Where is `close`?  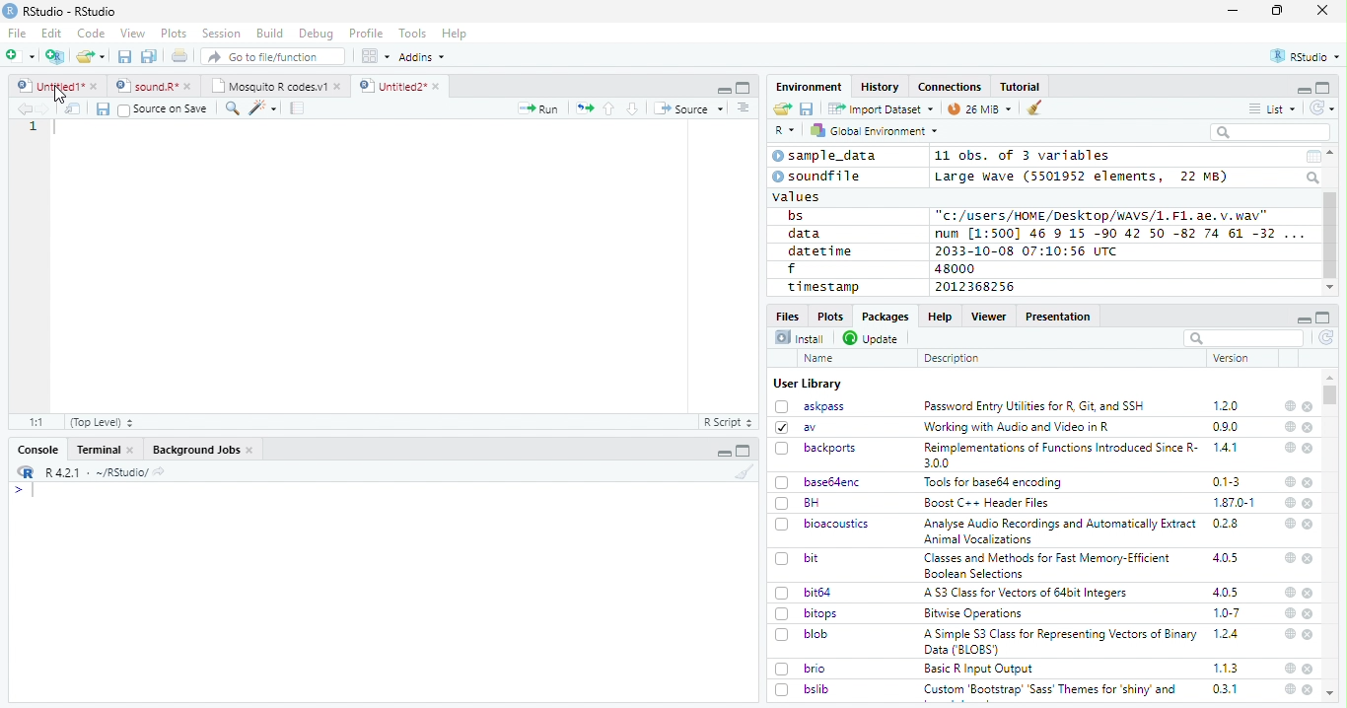 close is located at coordinates (1309, 558).